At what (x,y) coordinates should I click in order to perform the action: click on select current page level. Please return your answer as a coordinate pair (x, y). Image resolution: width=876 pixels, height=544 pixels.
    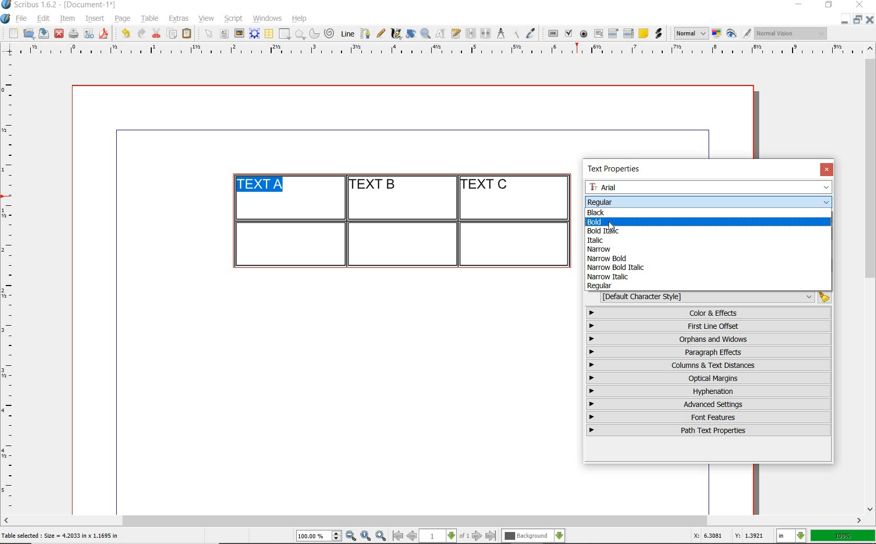
    Looking at the image, I should click on (444, 536).